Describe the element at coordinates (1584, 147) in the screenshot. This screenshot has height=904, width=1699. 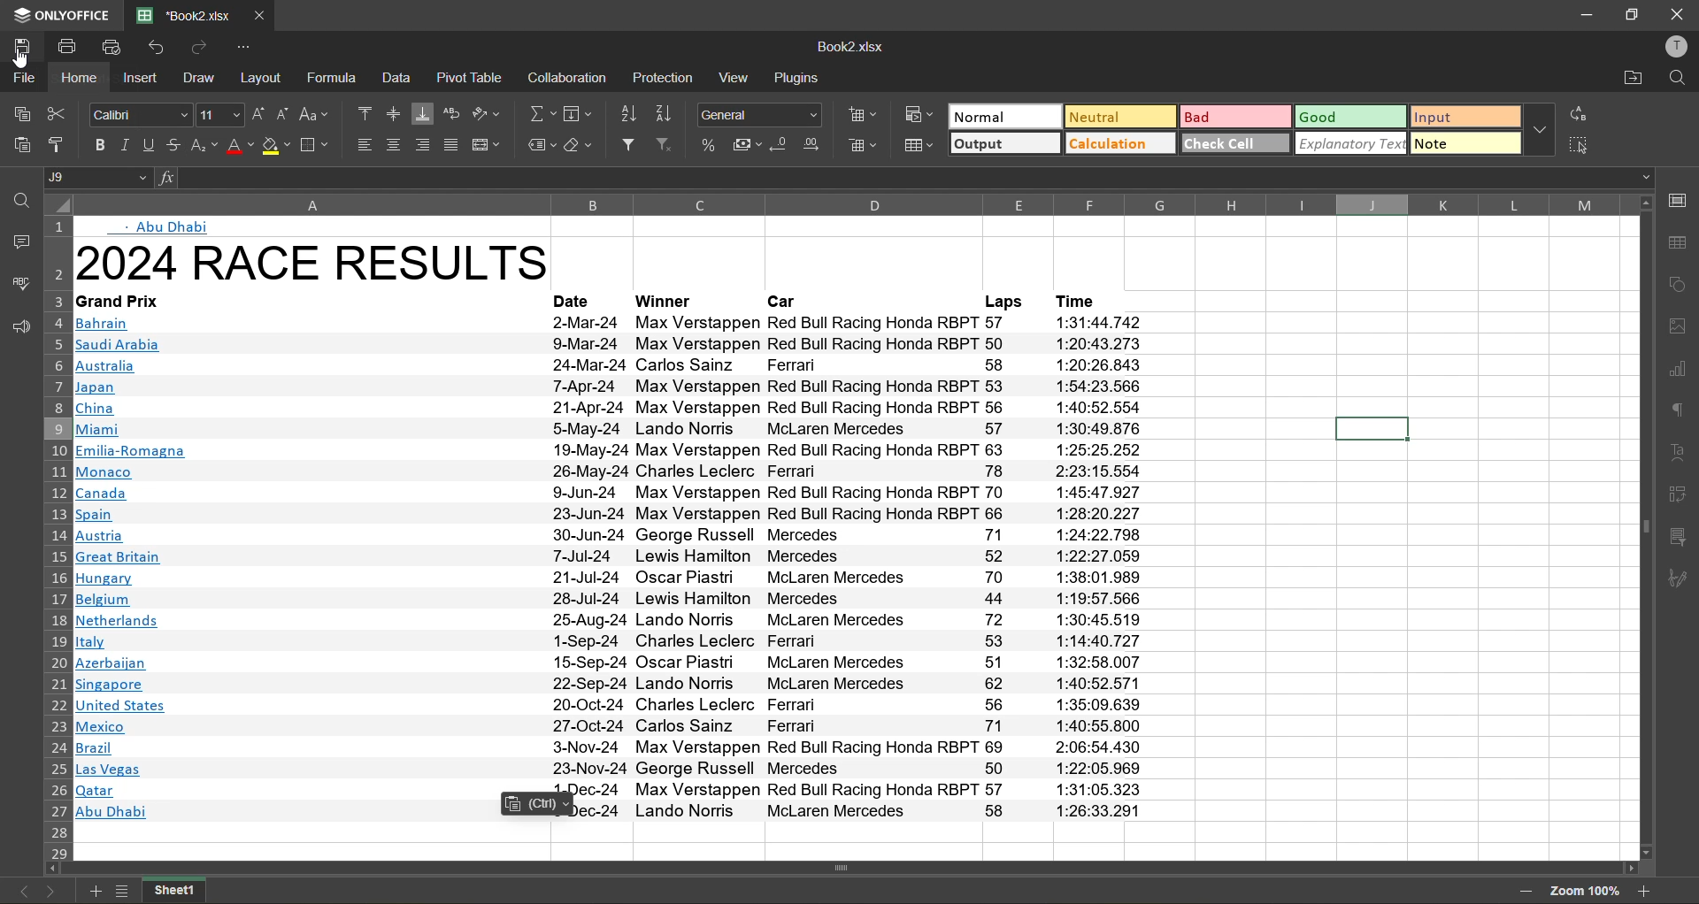
I see `select all` at that location.